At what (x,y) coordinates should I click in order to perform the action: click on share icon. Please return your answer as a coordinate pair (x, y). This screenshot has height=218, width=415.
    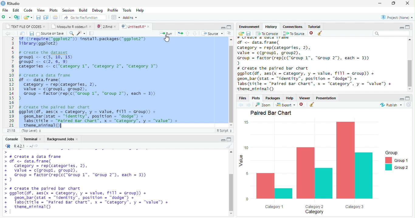
    Looking at the image, I should click on (37, 146).